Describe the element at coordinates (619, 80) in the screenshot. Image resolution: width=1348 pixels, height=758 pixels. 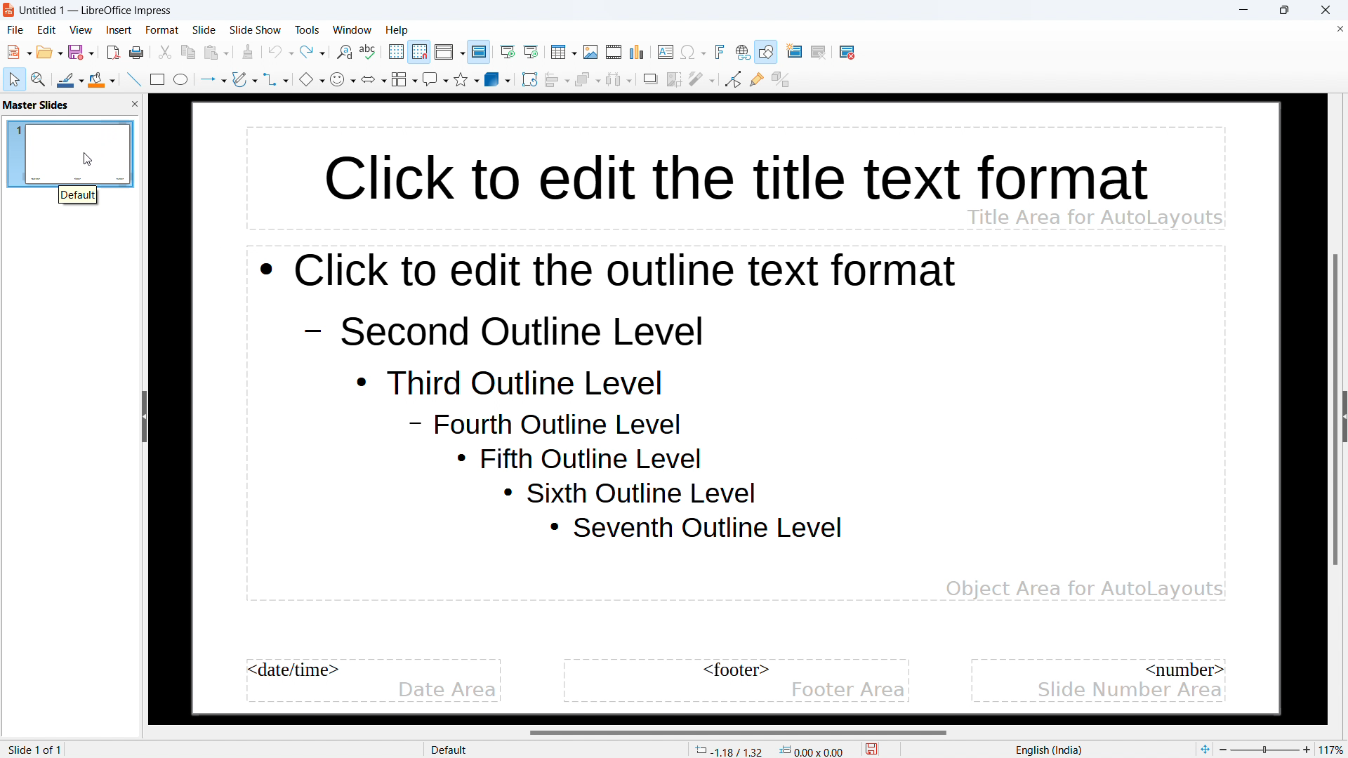
I see `select at least three objects to distribute` at that location.